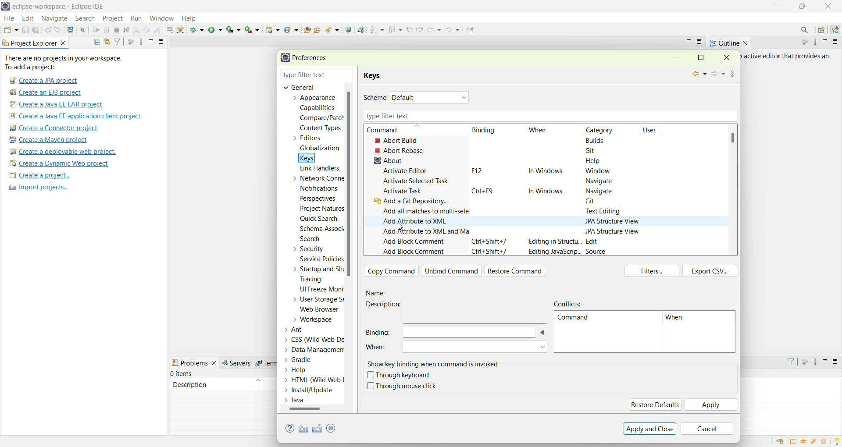 The height and width of the screenshot is (447, 842). What do you see at coordinates (135, 18) in the screenshot?
I see `run` at bounding box center [135, 18].